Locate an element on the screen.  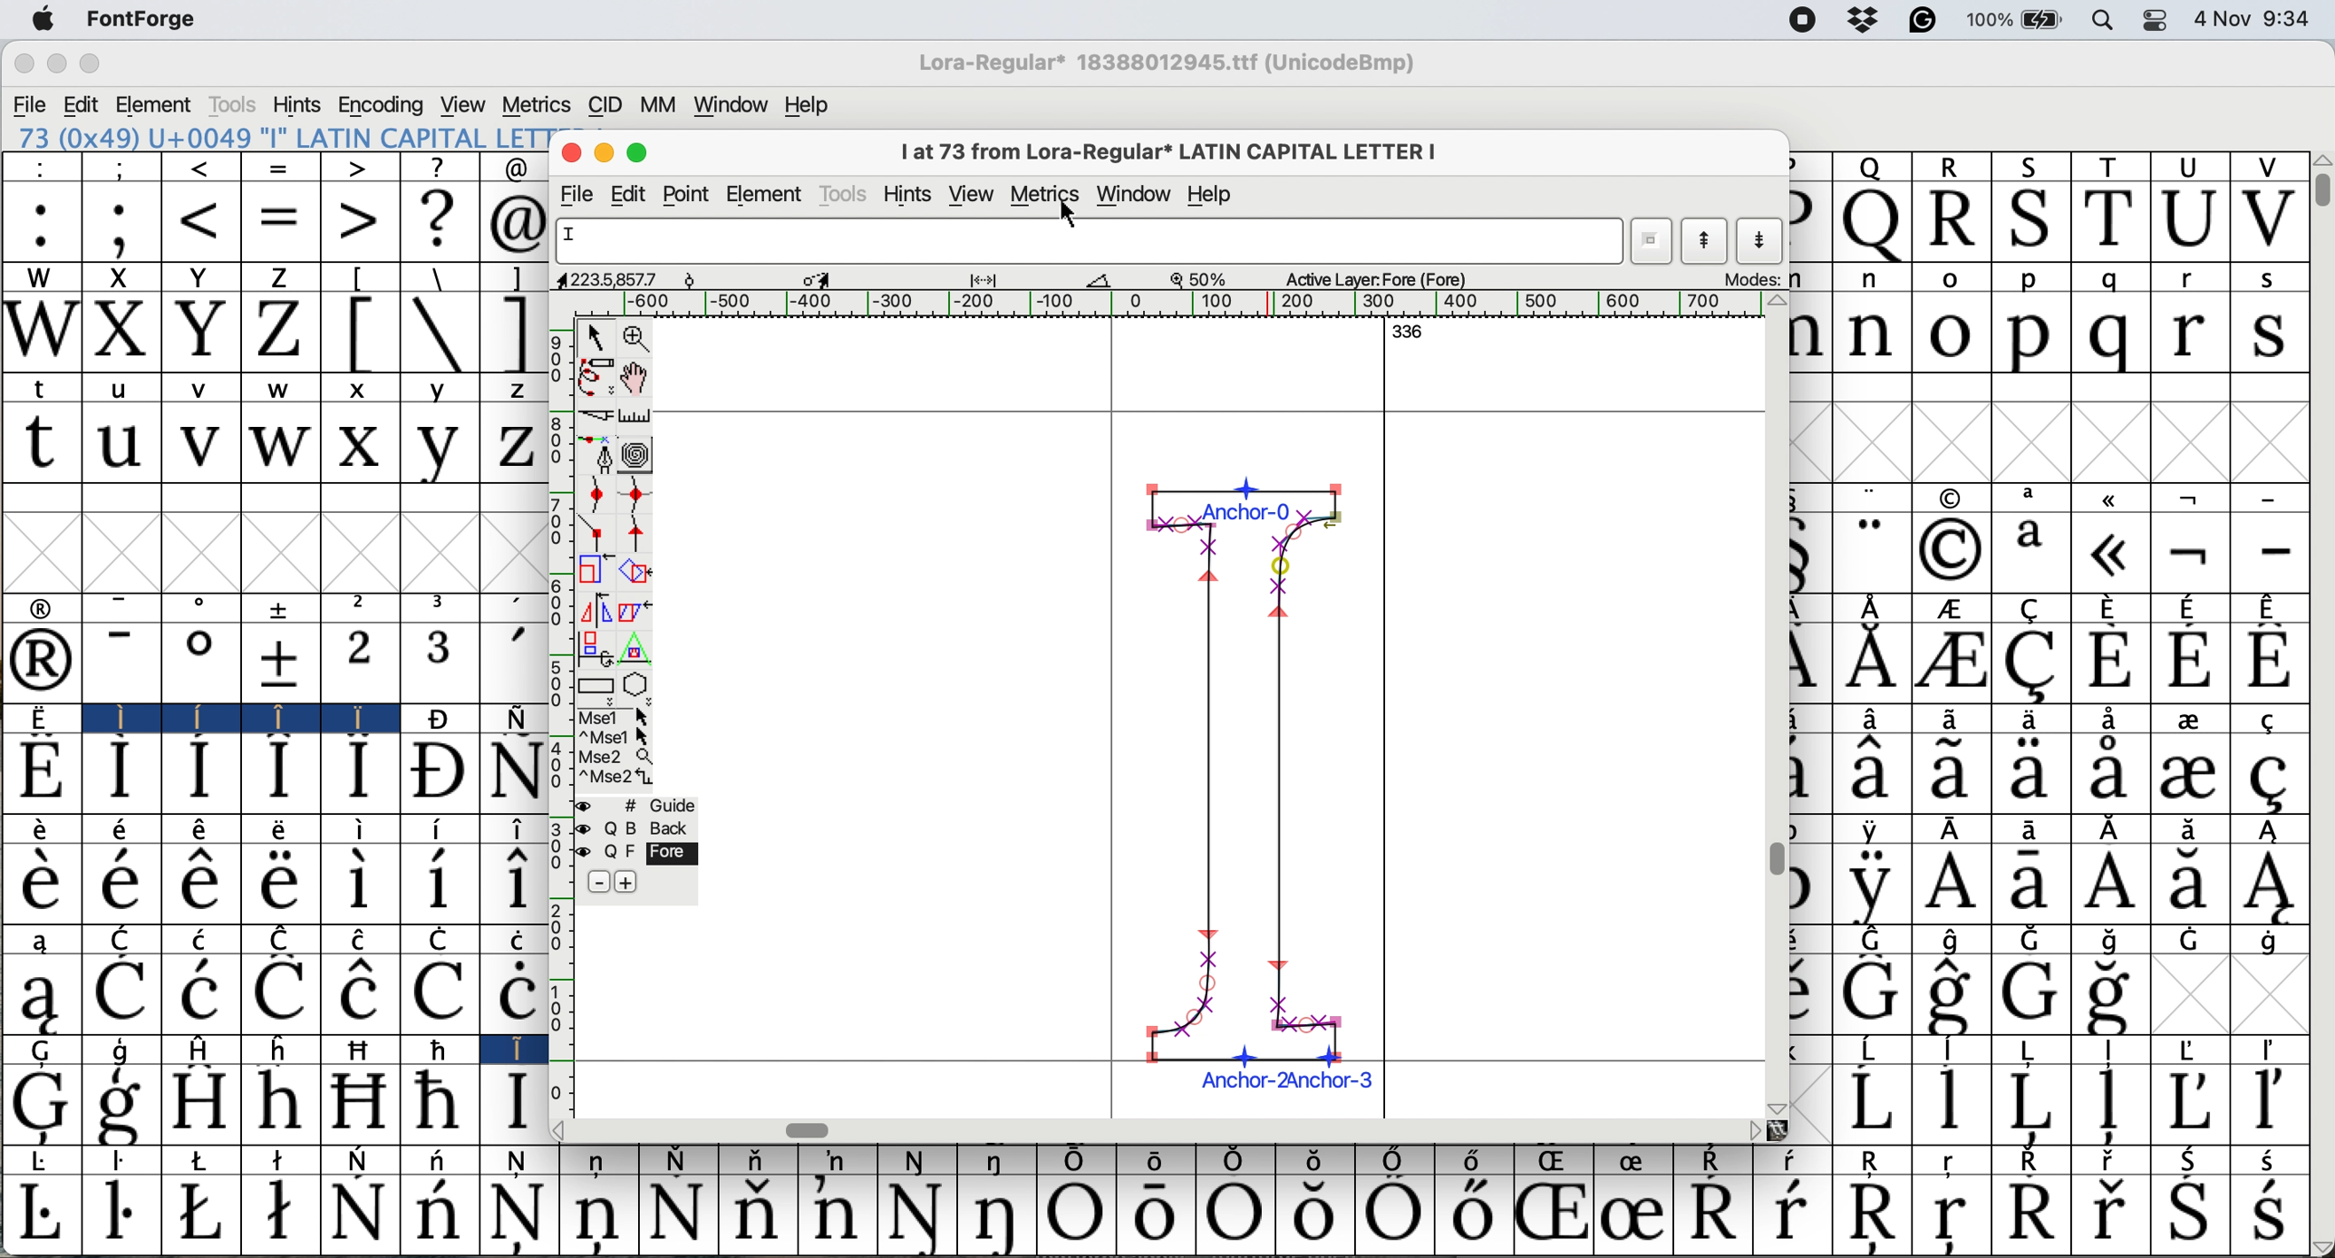
Symbol is located at coordinates (2109, 1213).